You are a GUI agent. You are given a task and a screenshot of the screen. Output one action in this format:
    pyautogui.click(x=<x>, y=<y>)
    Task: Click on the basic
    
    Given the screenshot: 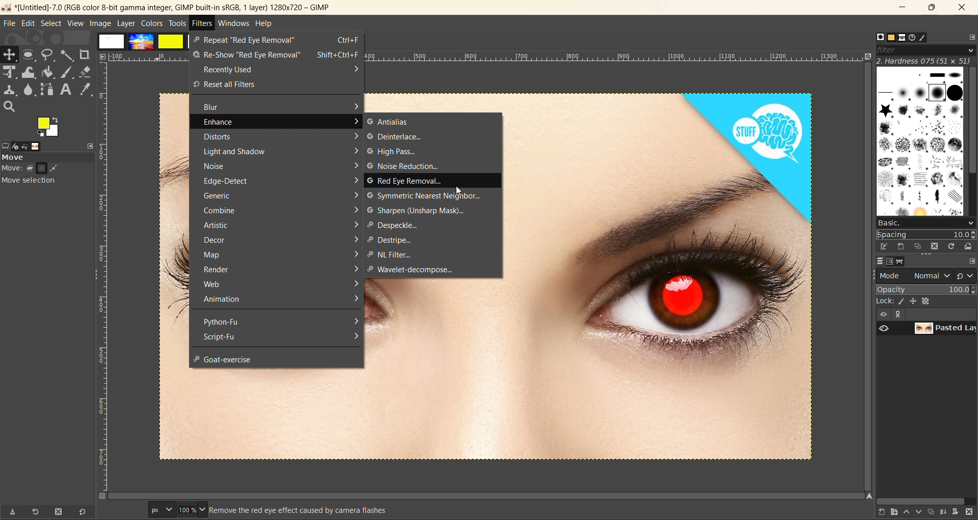 What is the action you would take?
    pyautogui.click(x=927, y=224)
    